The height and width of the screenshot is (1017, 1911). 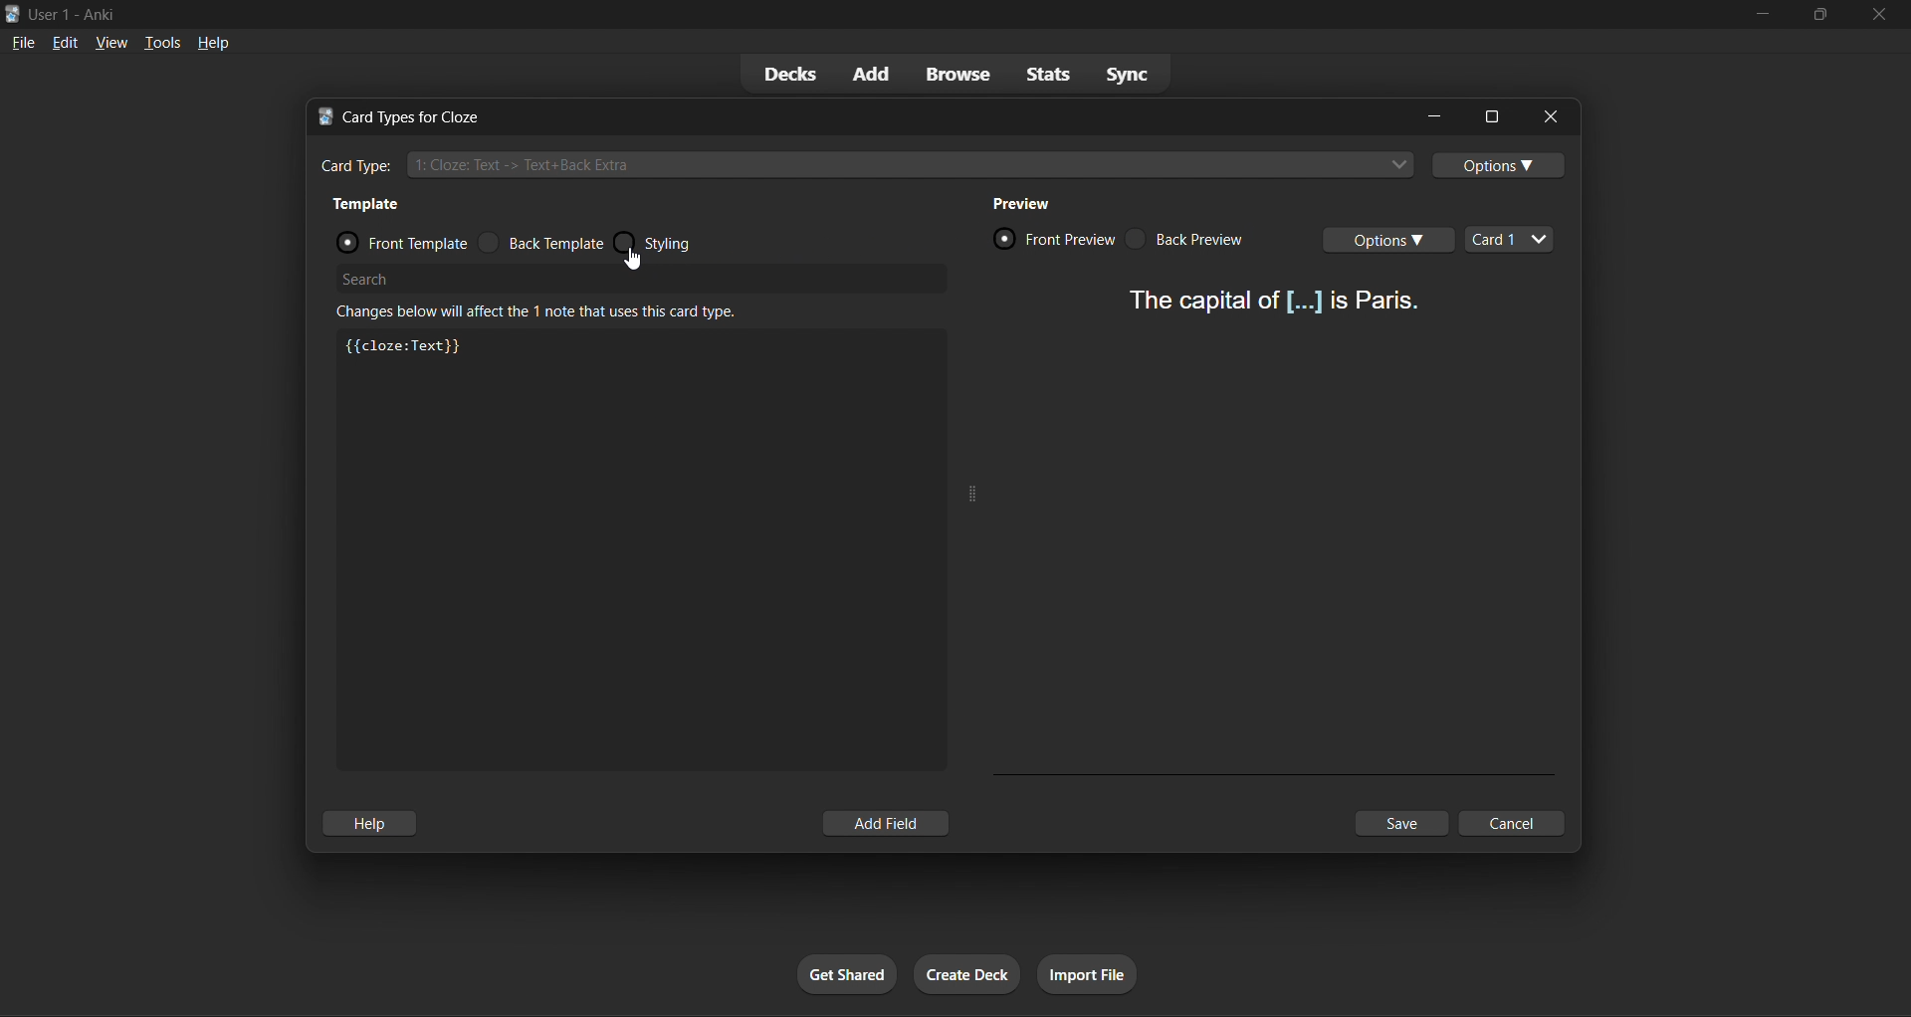 What do you see at coordinates (1877, 13) in the screenshot?
I see `close` at bounding box center [1877, 13].